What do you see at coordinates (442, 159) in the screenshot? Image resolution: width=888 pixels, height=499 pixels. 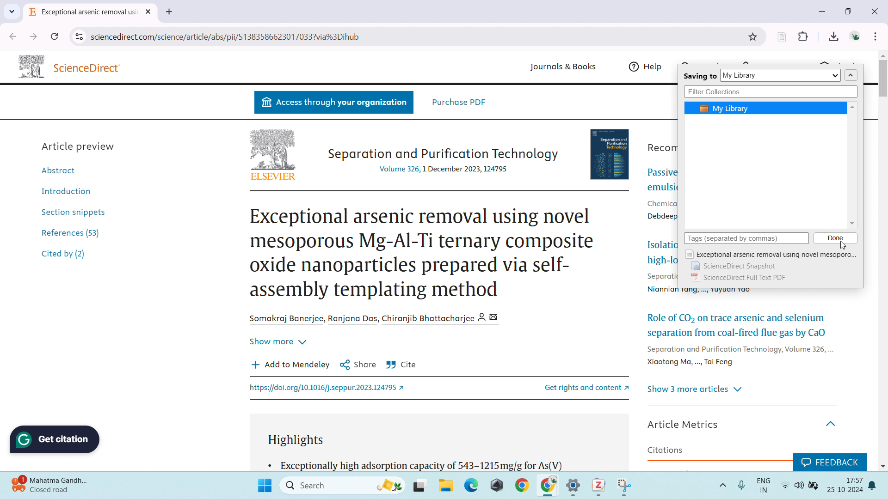 I see `Separation and Purification Technology Volume 326, 1 December 2023, 124795` at bounding box center [442, 159].